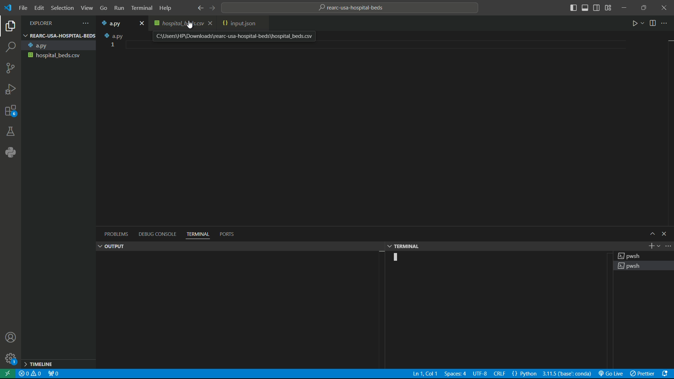 The height and width of the screenshot is (379, 674). What do you see at coordinates (644, 374) in the screenshot?
I see `prettier extention` at bounding box center [644, 374].